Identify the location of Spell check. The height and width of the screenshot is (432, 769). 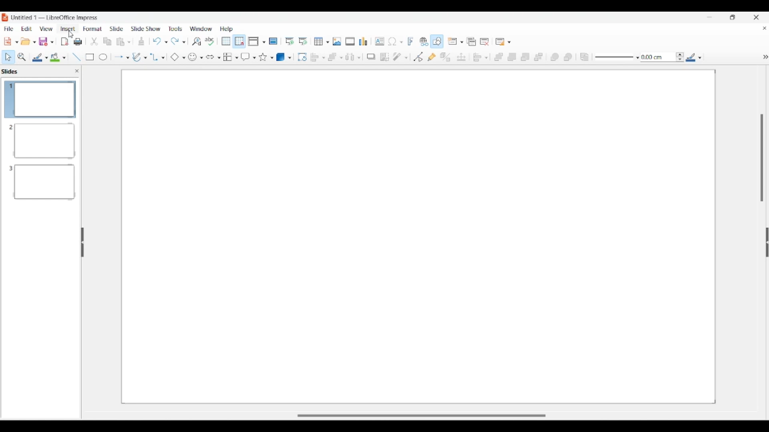
(209, 41).